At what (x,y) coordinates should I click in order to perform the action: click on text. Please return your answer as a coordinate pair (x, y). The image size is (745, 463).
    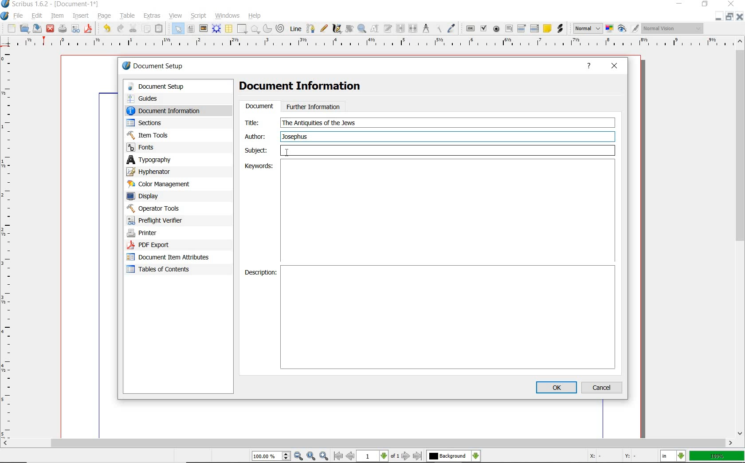
    Looking at the image, I should click on (319, 123).